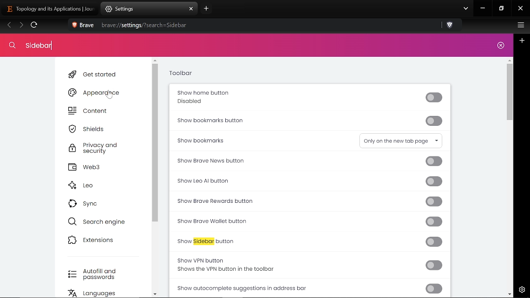  What do you see at coordinates (191, 9) in the screenshot?
I see `Close settings tab` at bounding box center [191, 9].